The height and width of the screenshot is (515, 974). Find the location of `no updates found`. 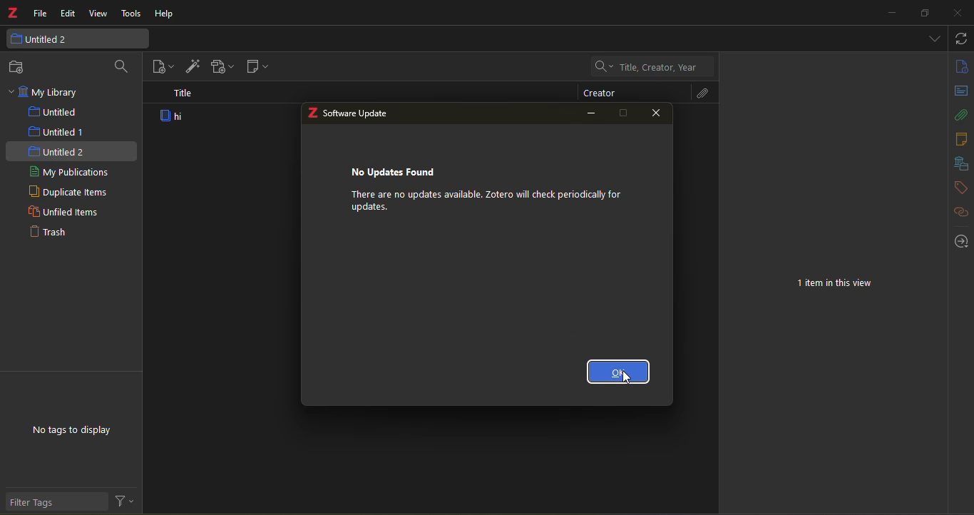

no updates found is located at coordinates (396, 171).